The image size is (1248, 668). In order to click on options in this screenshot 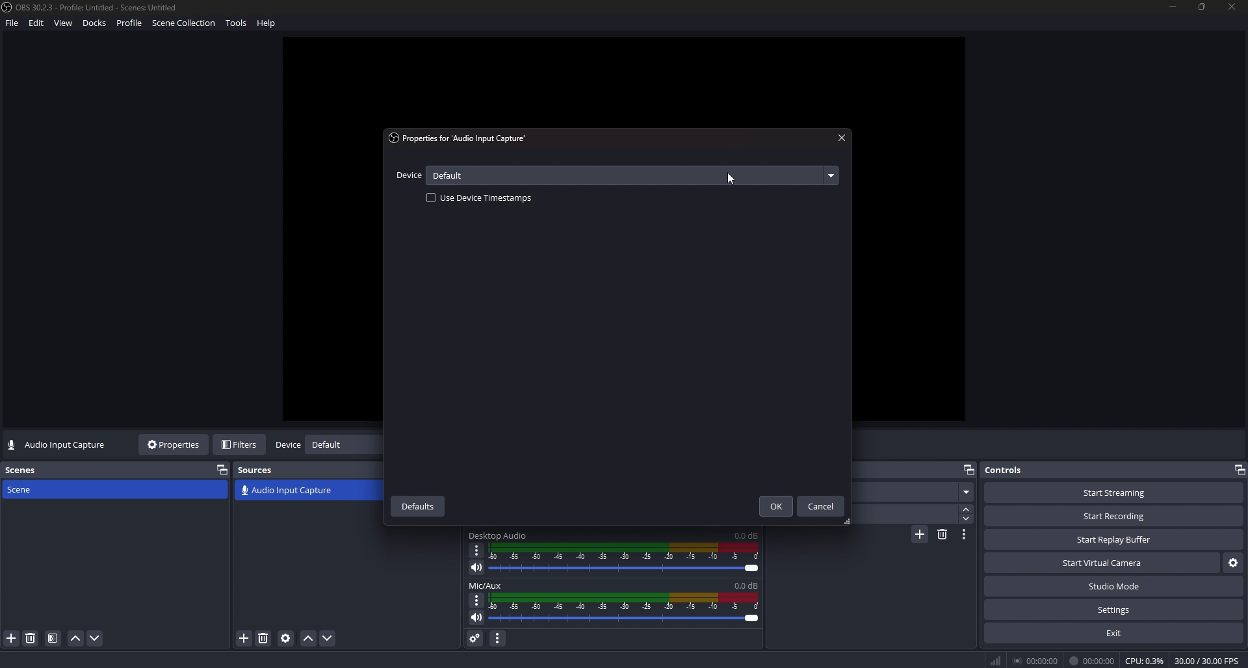, I will do `click(475, 599)`.